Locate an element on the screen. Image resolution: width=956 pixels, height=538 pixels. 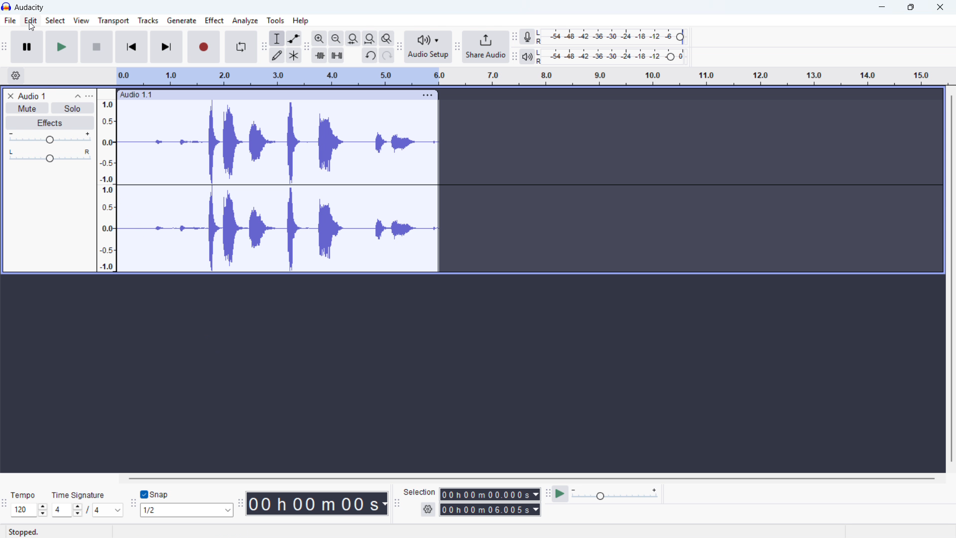
maximize is located at coordinates (912, 7).